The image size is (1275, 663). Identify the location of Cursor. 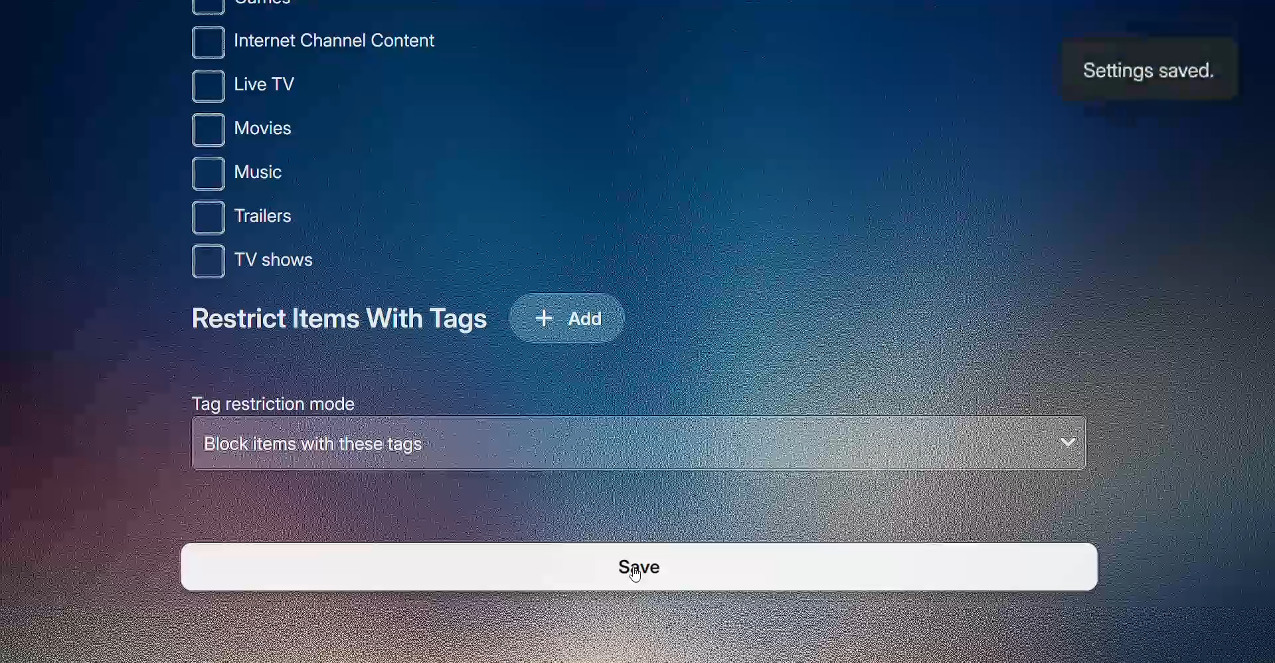
(639, 575).